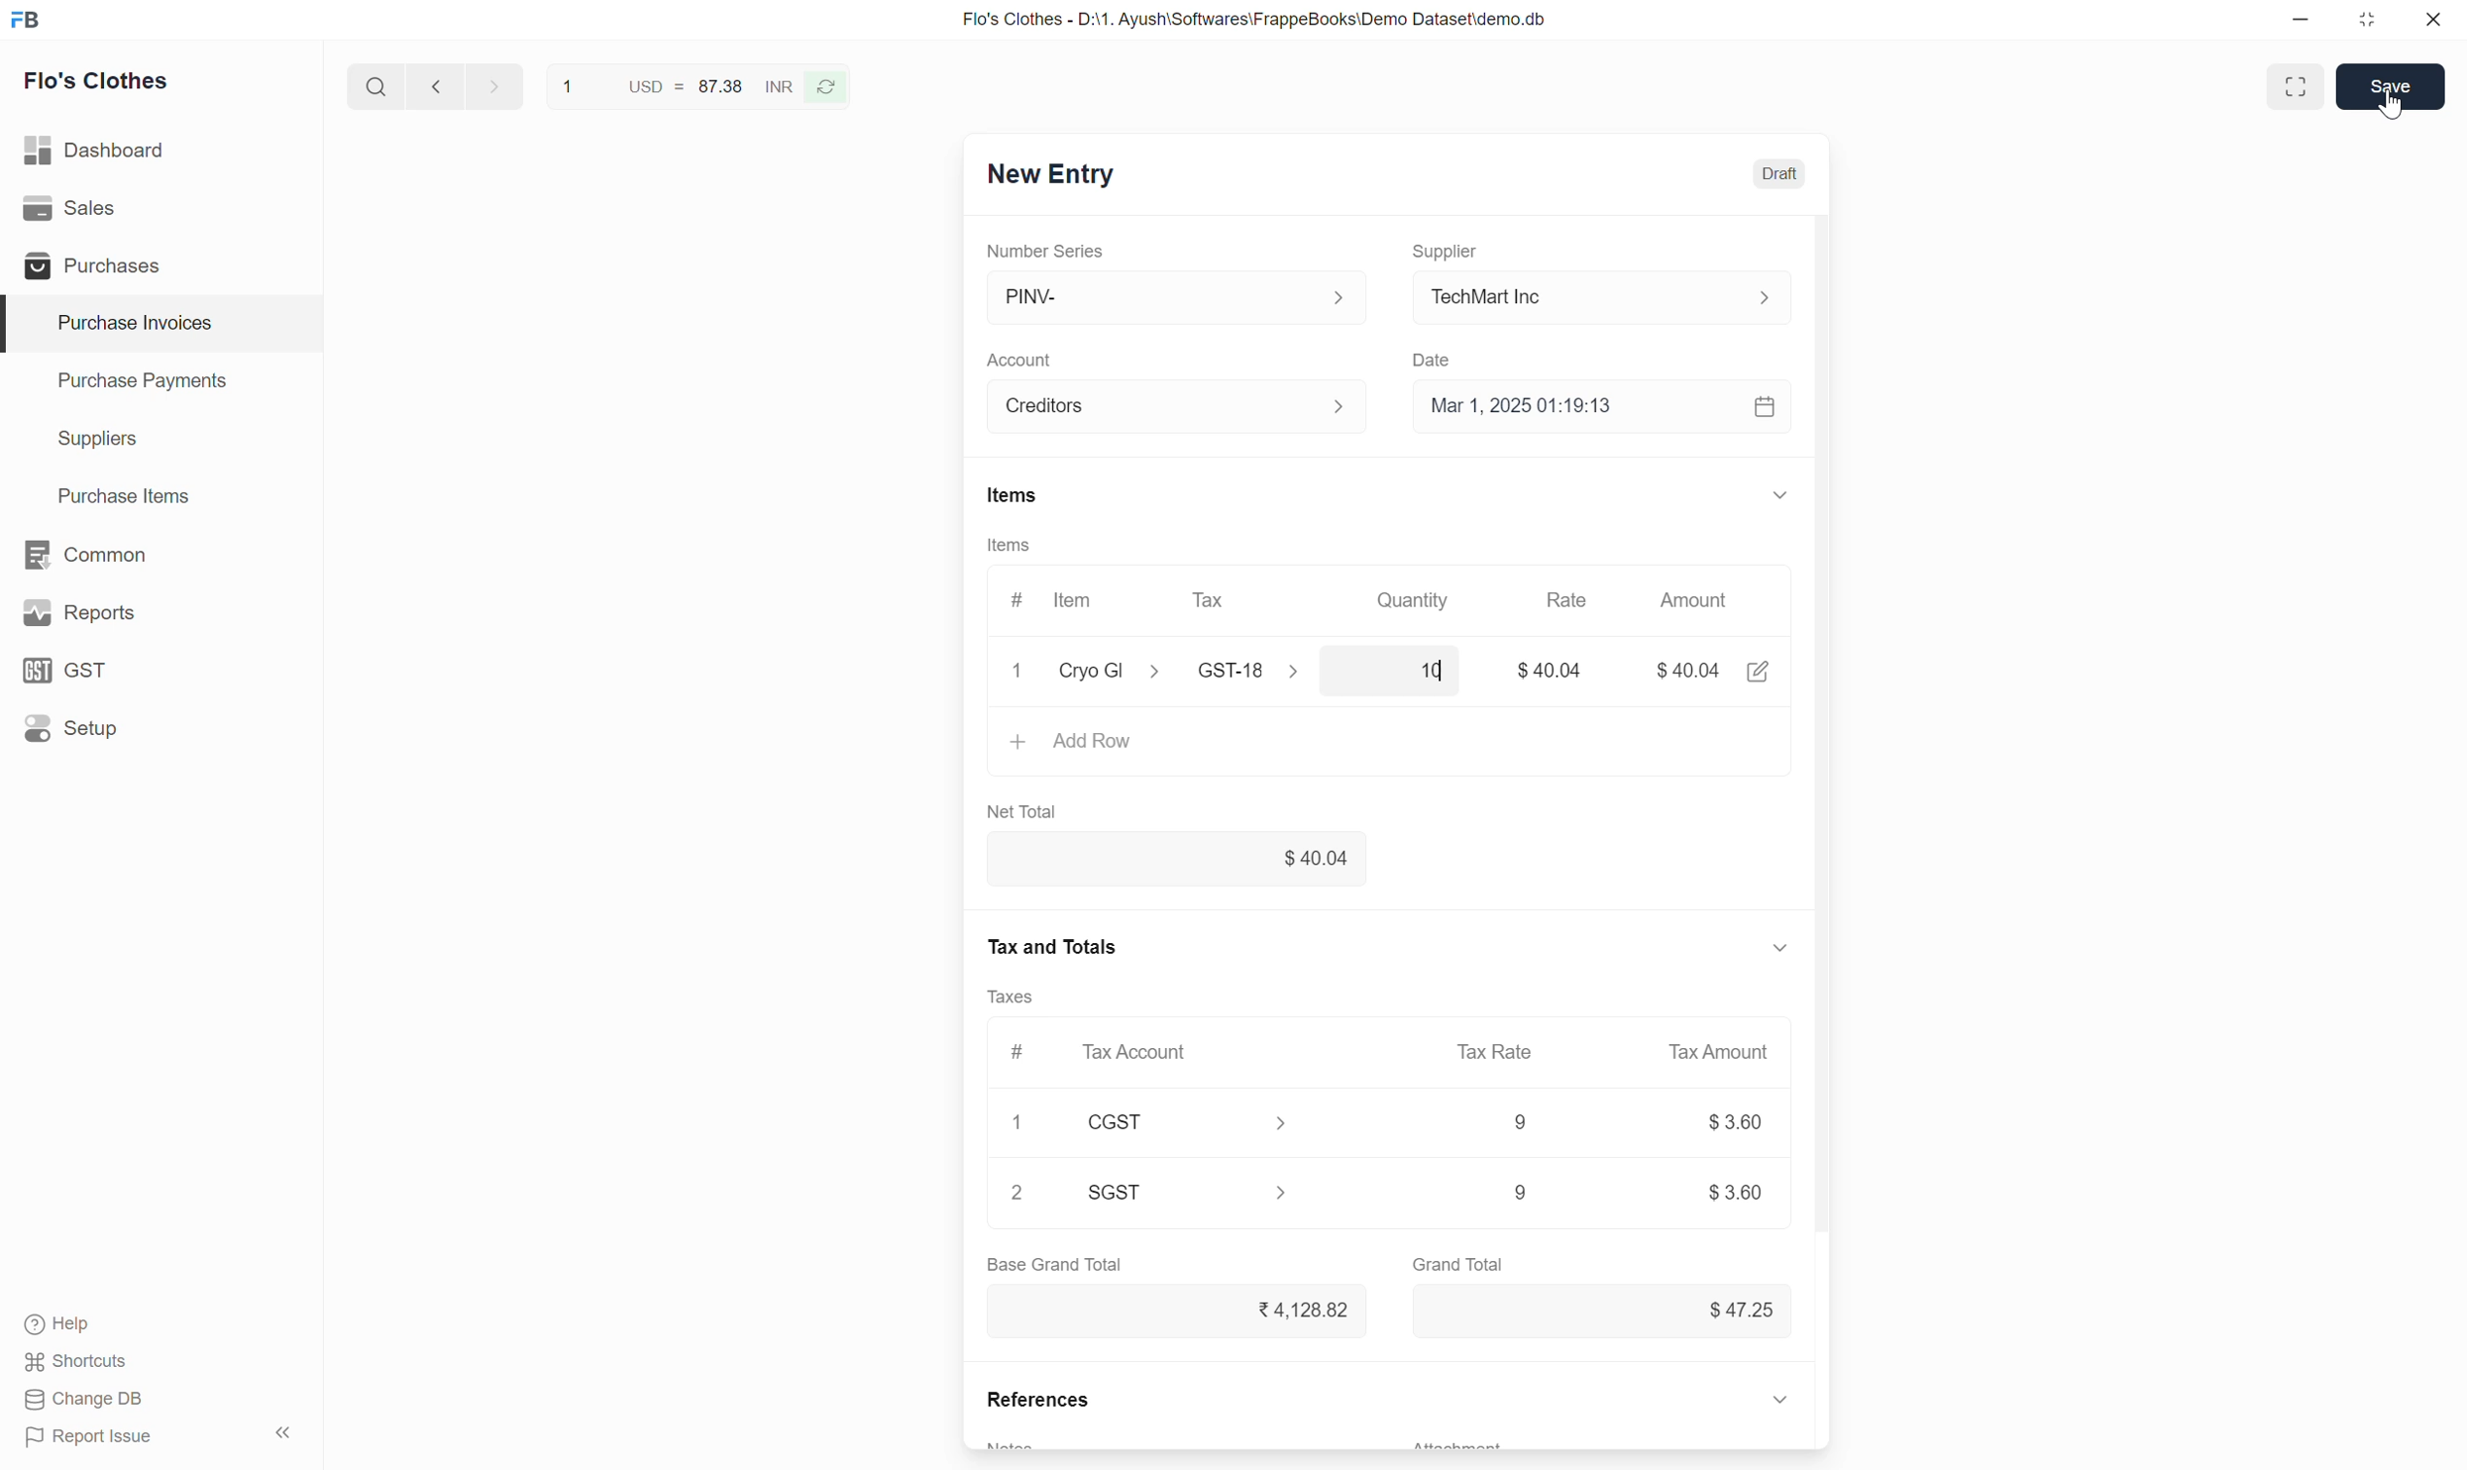 The width and height of the screenshot is (2467, 1470). I want to click on ltem, so click(1078, 603).